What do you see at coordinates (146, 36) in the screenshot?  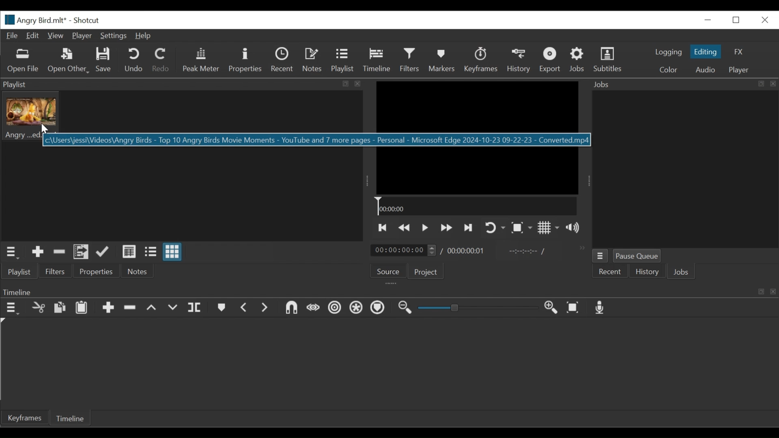 I see `Help` at bounding box center [146, 36].